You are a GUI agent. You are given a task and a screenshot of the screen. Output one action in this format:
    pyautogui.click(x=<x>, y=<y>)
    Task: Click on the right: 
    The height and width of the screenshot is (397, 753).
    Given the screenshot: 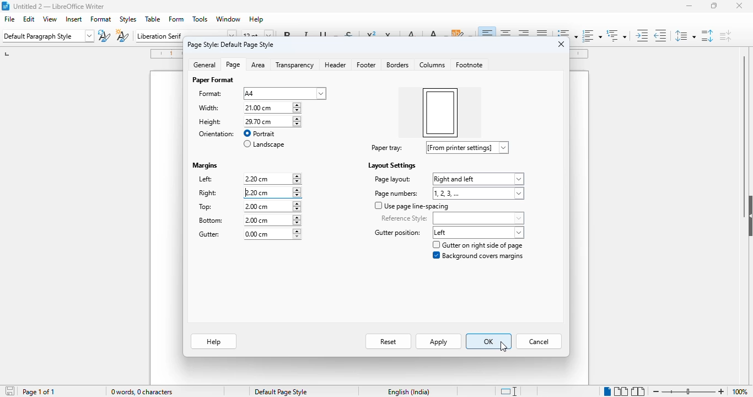 What is the action you would take?
    pyautogui.click(x=208, y=192)
    